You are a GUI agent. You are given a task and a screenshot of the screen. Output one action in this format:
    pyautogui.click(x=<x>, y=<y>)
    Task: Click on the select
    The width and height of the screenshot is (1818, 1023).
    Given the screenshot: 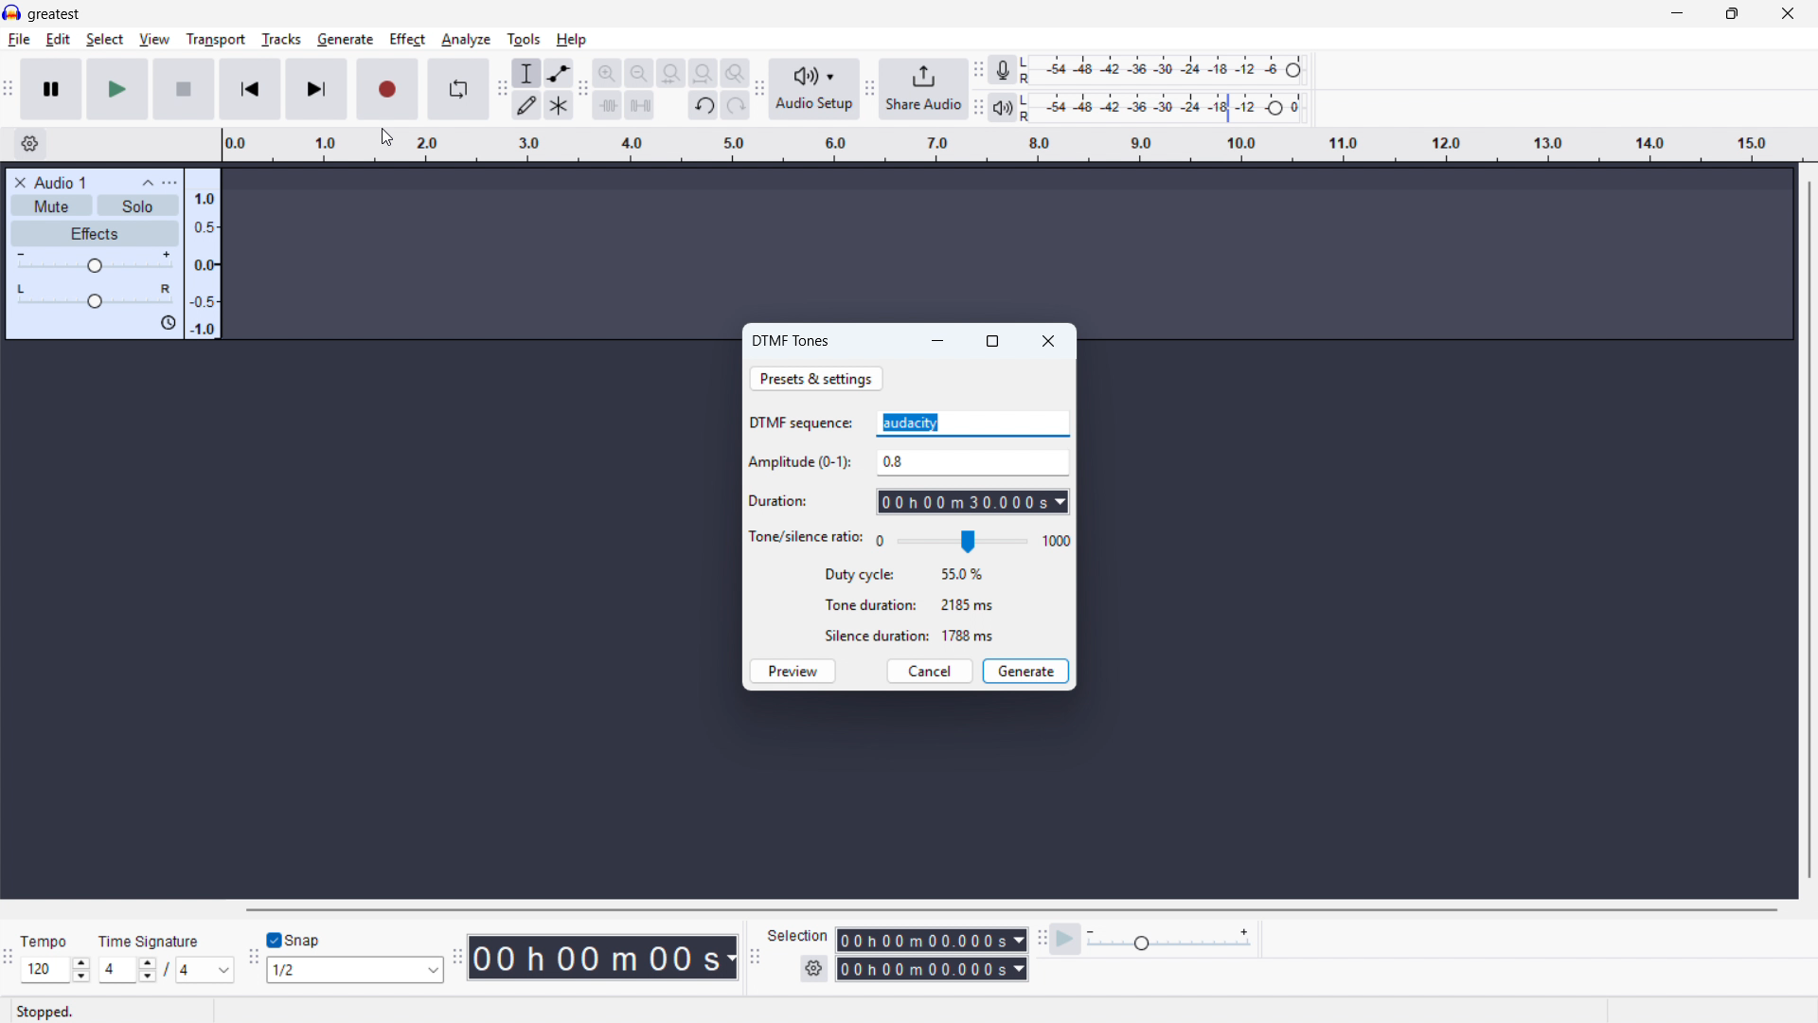 What is the action you would take?
    pyautogui.click(x=104, y=39)
    